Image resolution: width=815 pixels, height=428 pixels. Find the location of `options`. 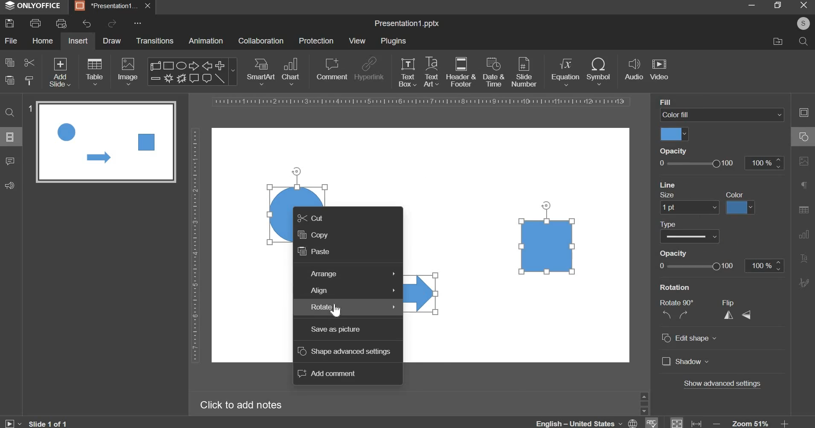

options is located at coordinates (138, 24).